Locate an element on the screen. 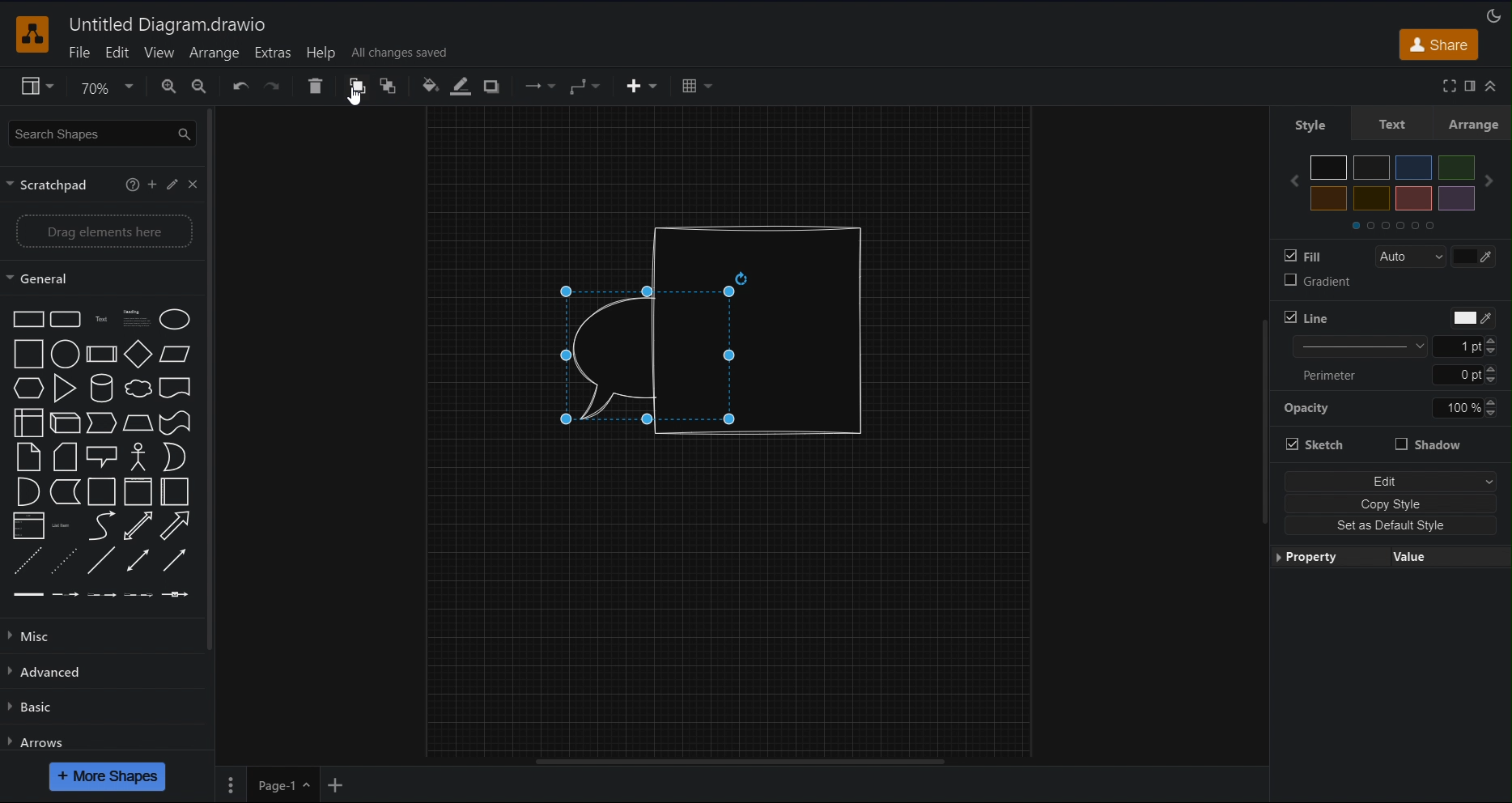 Image resolution: width=1512 pixels, height=803 pixels. Bidirectional connector is located at coordinates (138, 560).